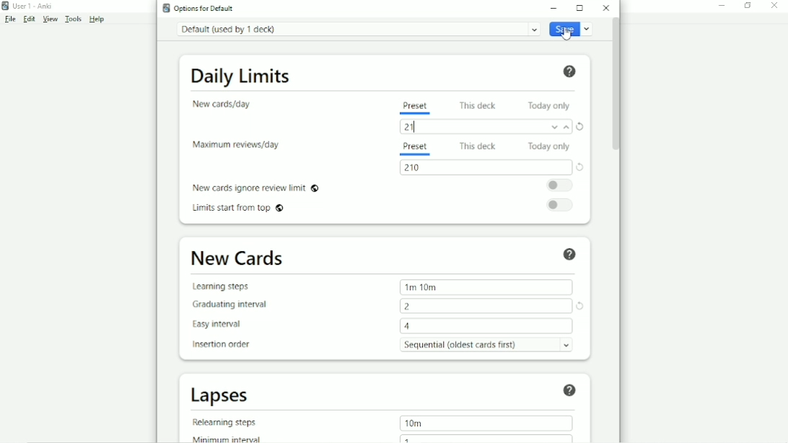 The width and height of the screenshot is (788, 443). I want to click on Lapses, so click(221, 395).